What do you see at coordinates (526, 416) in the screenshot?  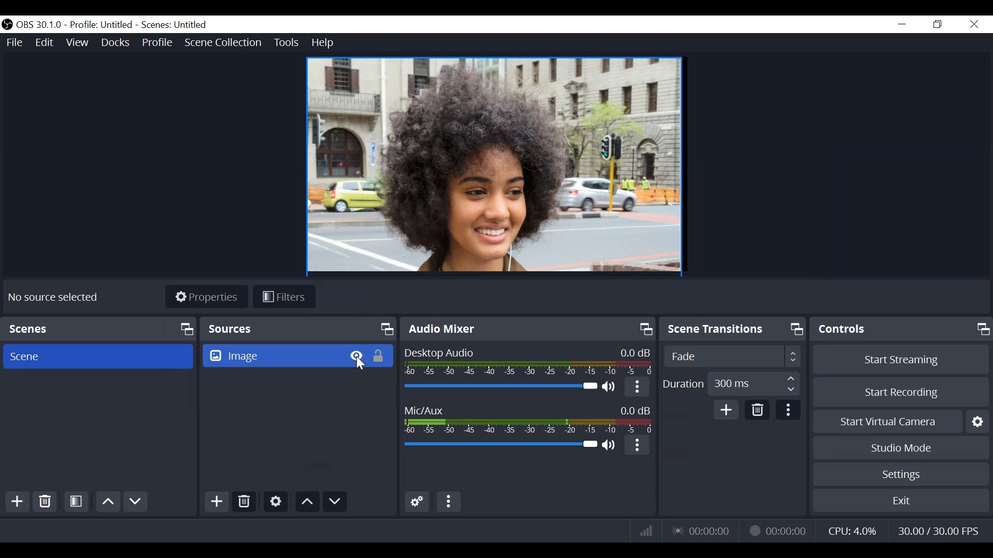 I see `Mic/Aux` at bounding box center [526, 416].